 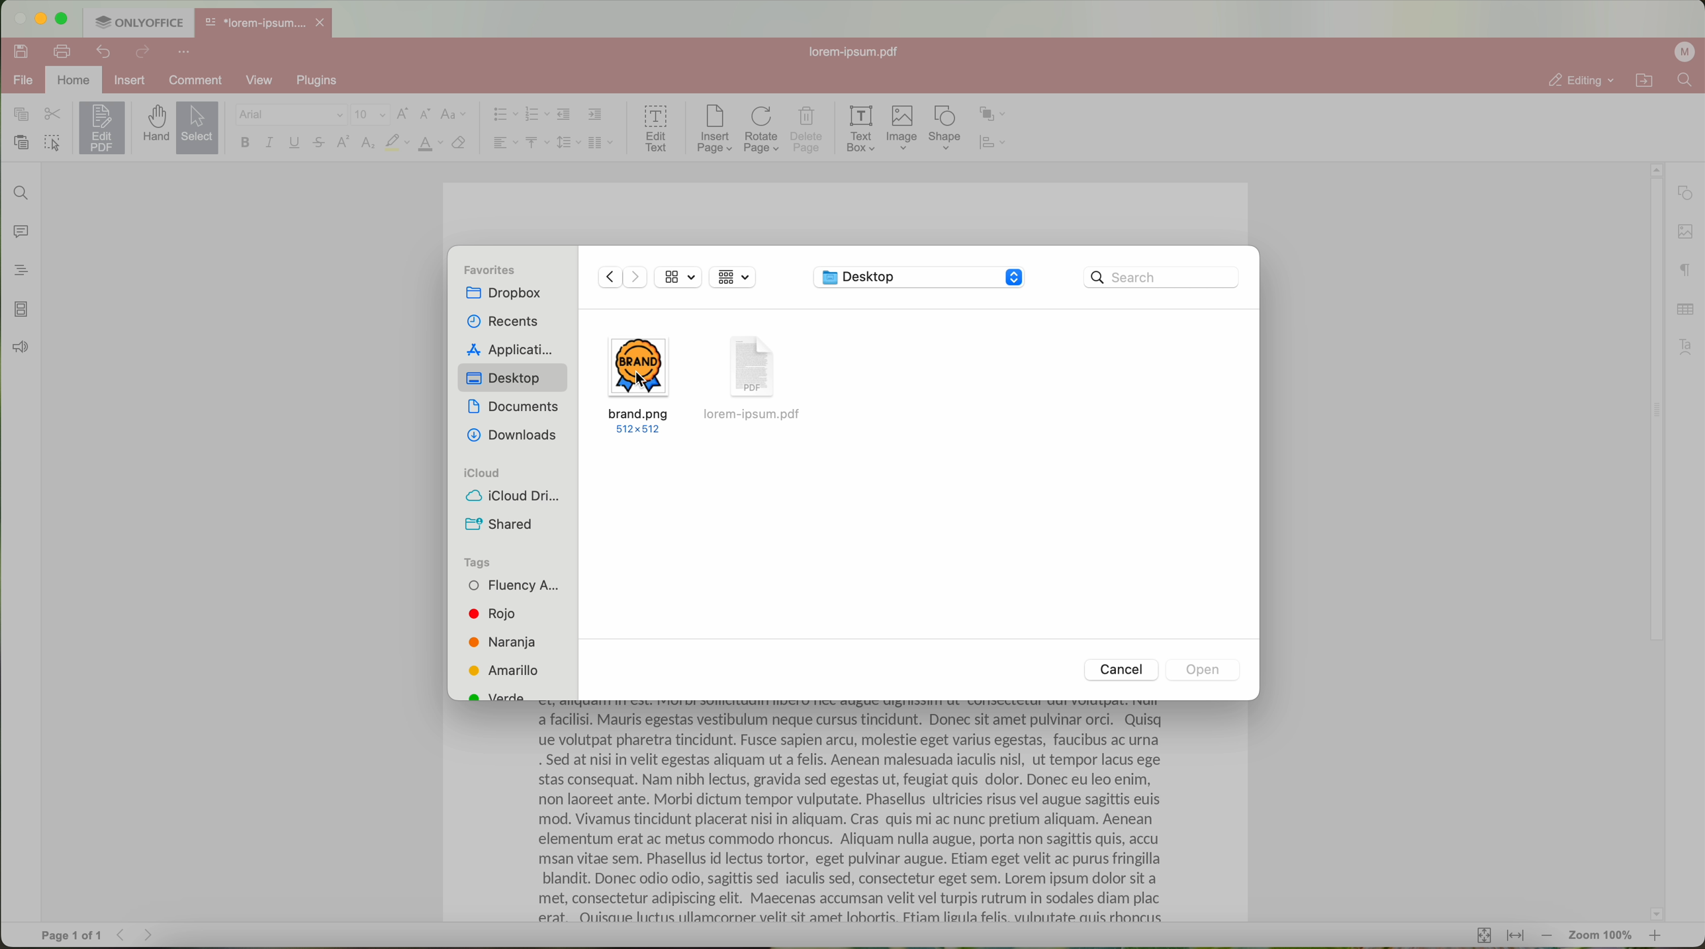 What do you see at coordinates (1649, 542) in the screenshot?
I see `scroll bar` at bounding box center [1649, 542].